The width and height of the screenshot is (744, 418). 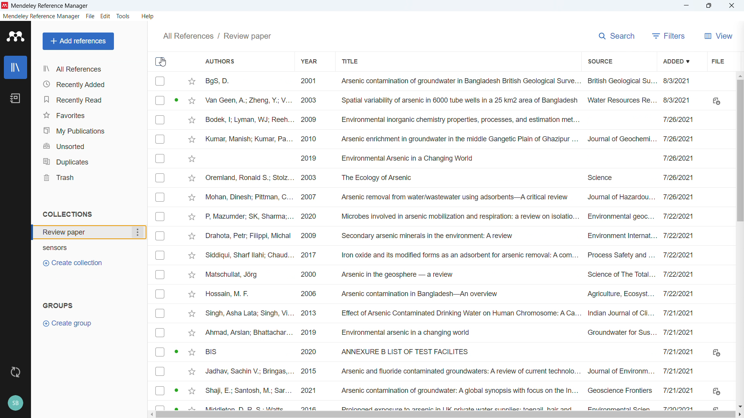 I want to click on Recently read , so click(x=88, y=99).